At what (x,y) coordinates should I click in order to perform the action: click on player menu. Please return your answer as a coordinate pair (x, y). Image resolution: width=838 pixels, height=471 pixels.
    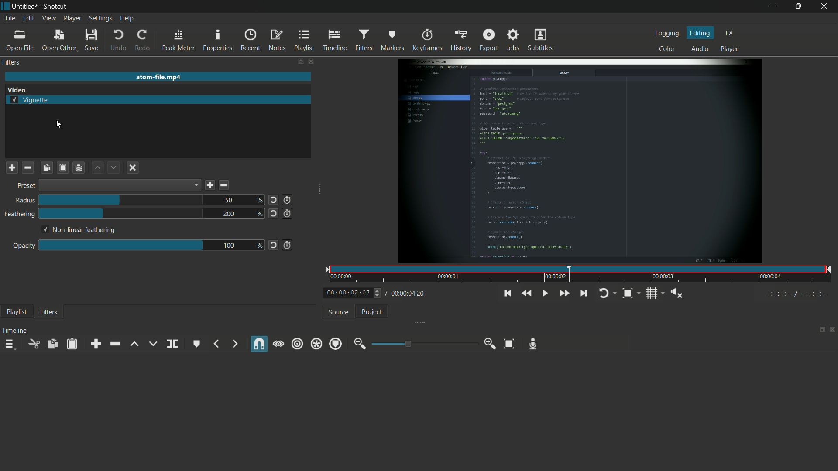
    Looking at the image, I should click on (72, 18).